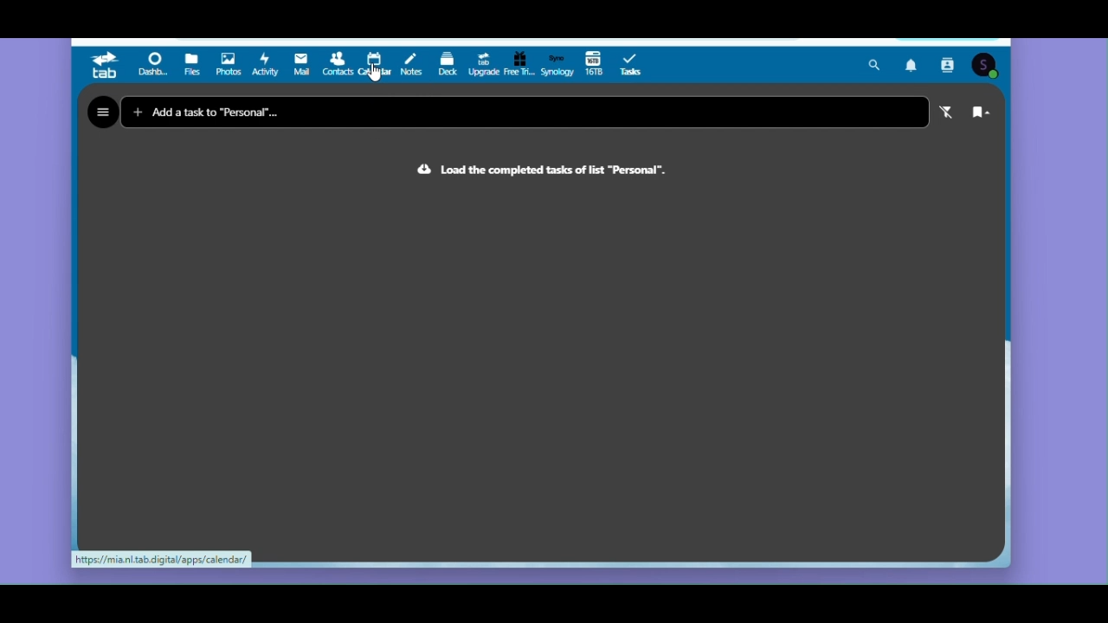  What do you see at coordinates (337, 66) in the screenshot?
I see `Contacts` at bounding box center [337, 66].